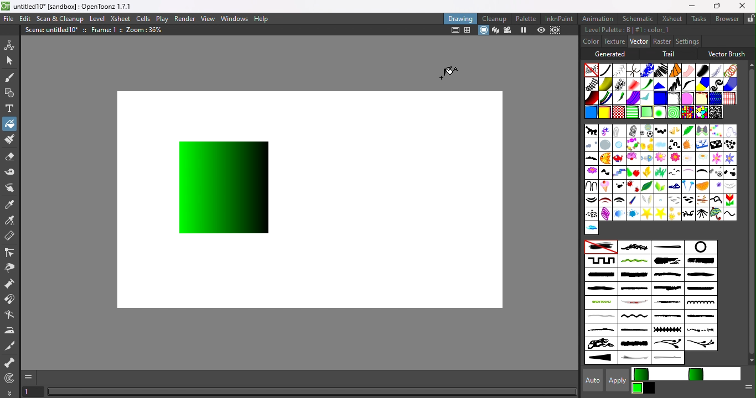 The height and width of the screenshot is (398, 756). I want to click on Watercolor, so click(729, 84).